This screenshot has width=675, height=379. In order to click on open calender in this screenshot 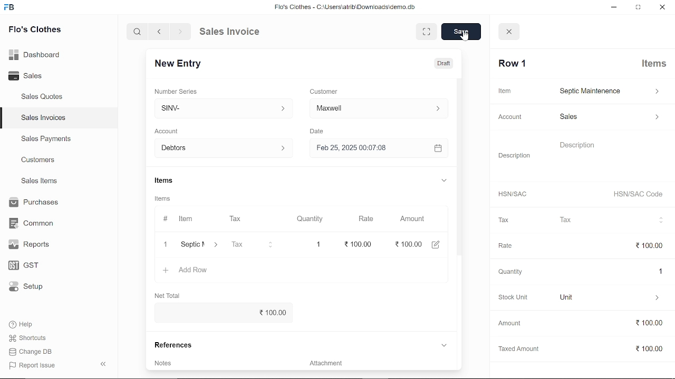, I will do `click(437, 148)`.